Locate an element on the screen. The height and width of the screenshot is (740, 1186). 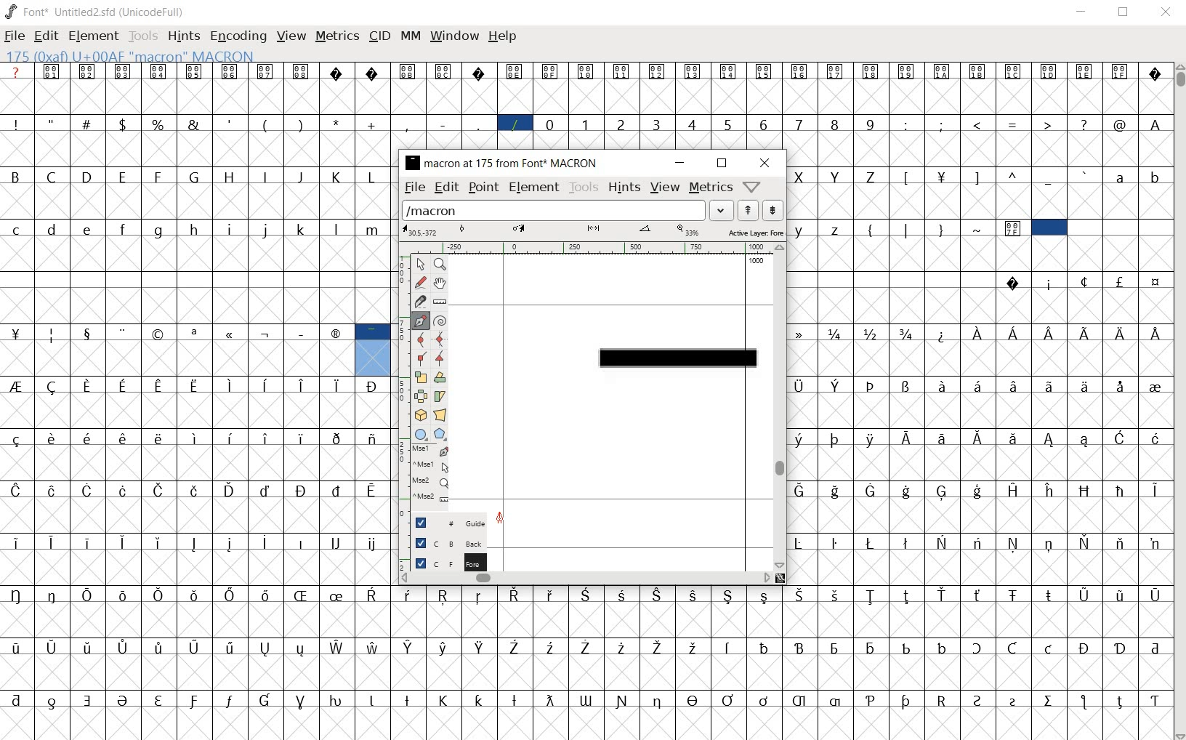
Symbol is located at coordinates (943, 175).